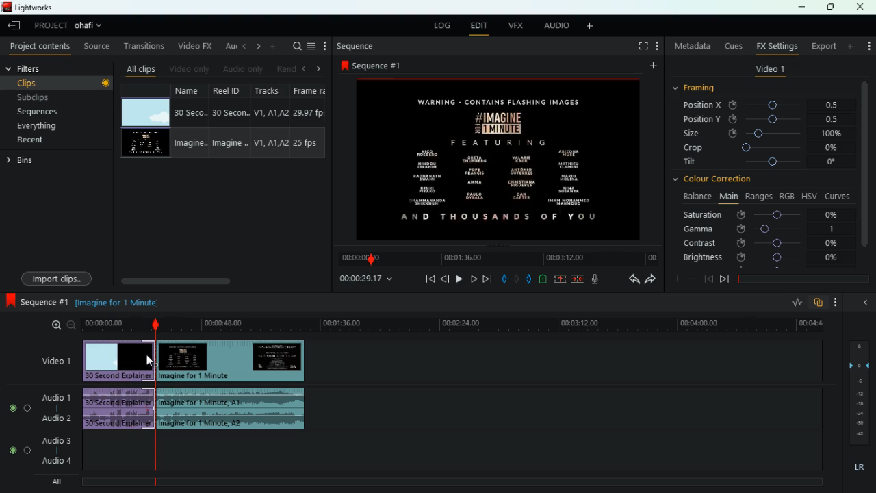  I want to click on all, so click(62, 481).